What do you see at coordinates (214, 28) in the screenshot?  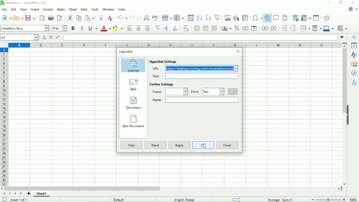 I see `Unmerge cells` at bounding box center [214, 28].